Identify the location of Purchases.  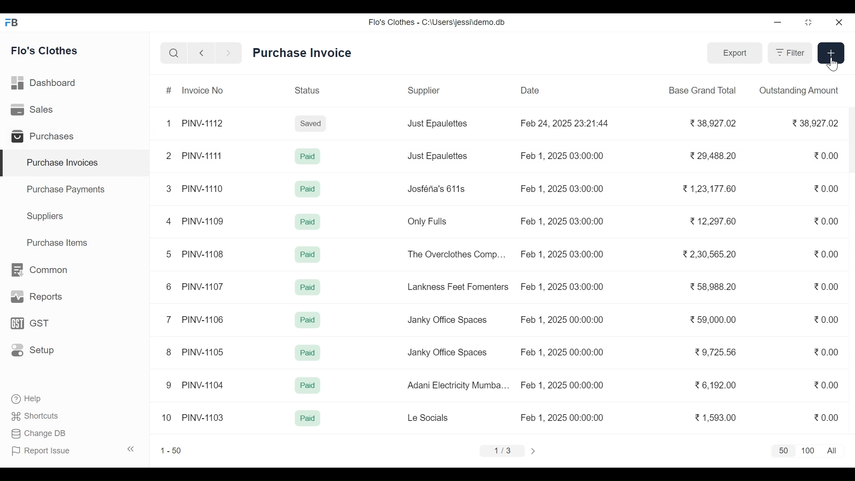
(45, 137).